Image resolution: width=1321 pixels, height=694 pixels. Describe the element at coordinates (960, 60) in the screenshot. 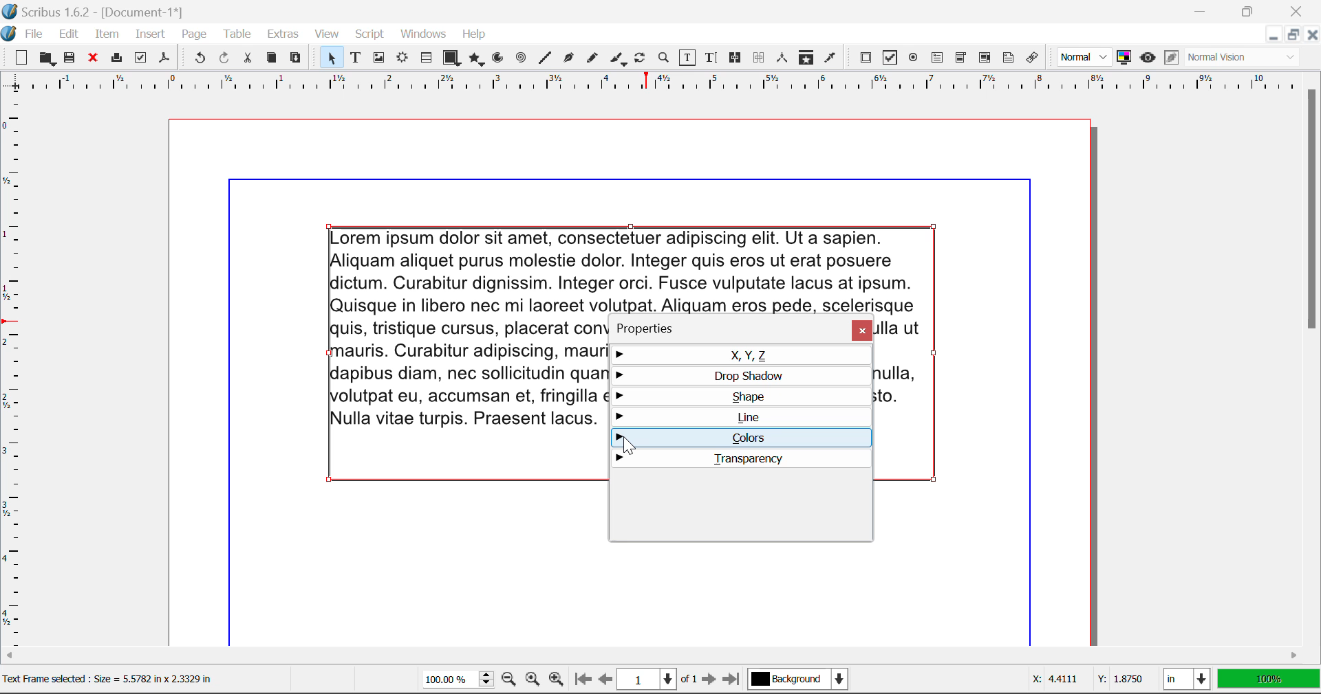

I see `PDF Combo Box` at that location.